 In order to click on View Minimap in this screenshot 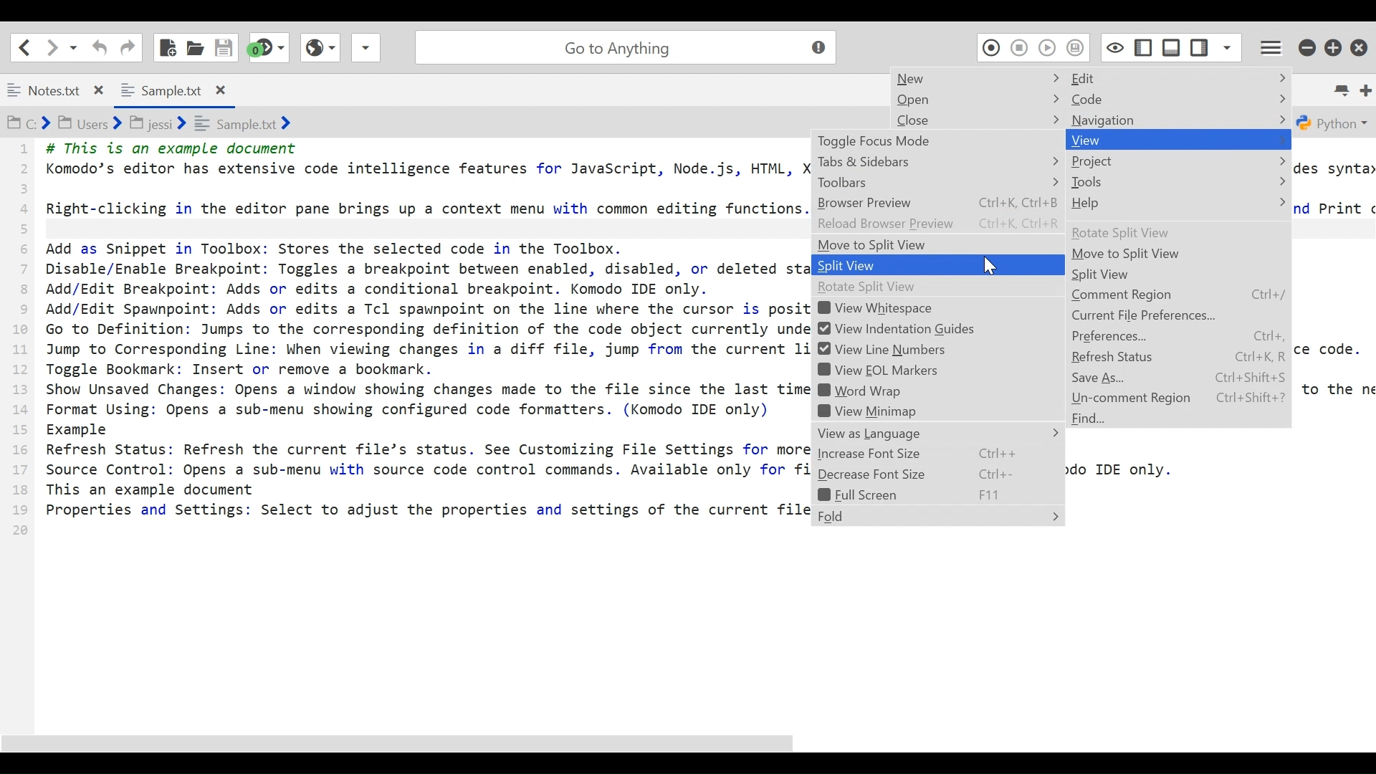, I will do `click(935, 410)`.